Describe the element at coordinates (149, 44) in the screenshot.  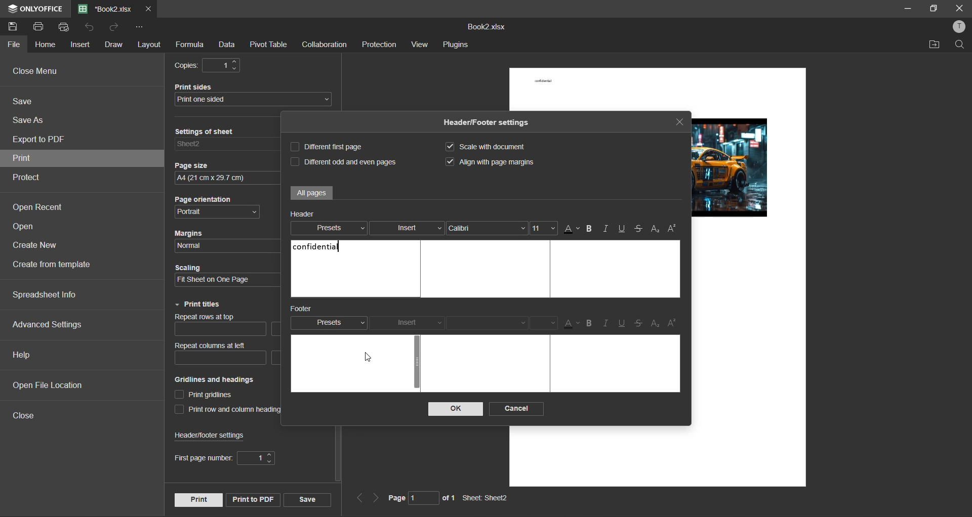
I see `layout` at that location.